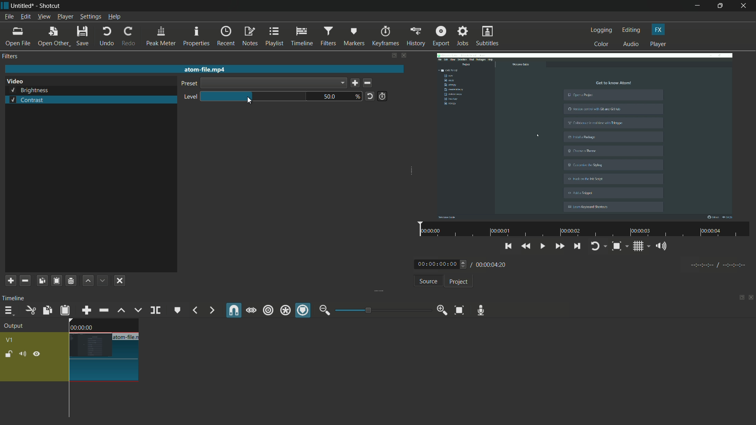 The height and width of the screenshot is (425, 756). I want to click on preset, so click(188, 84).